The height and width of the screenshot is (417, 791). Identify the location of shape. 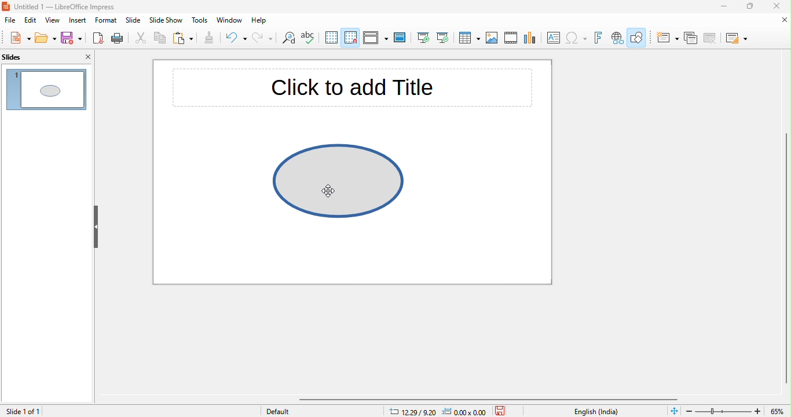
(344, 187).